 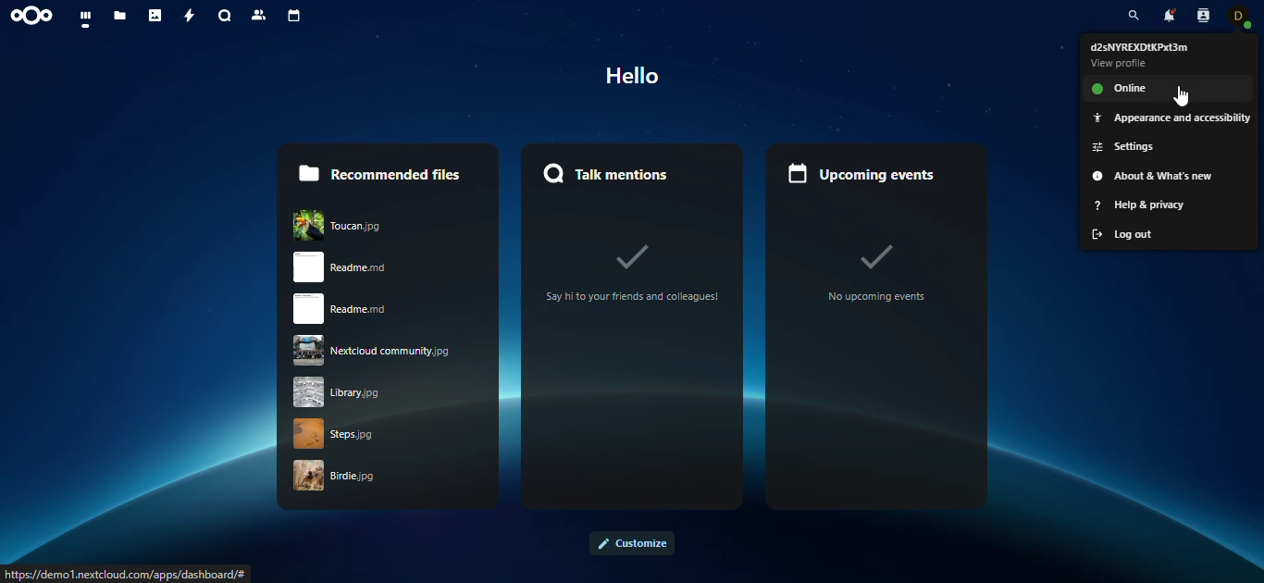 I want to click on customize, so click(x=631, y=544).